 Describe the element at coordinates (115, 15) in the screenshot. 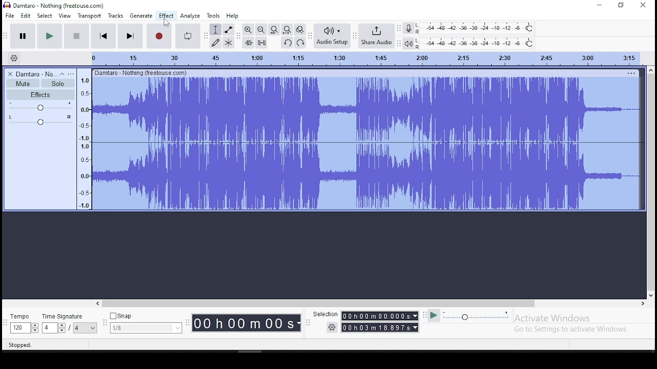

I see `tracks` at that location.